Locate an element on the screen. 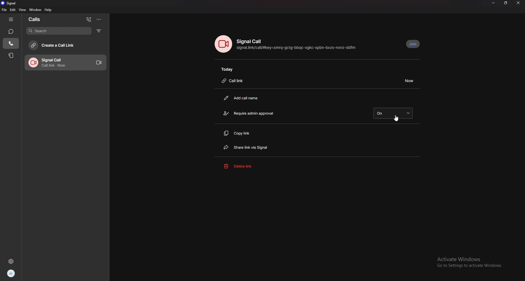 The width and height of the screenshot is (525, 281). copy link is located at coordinates (240, 134).